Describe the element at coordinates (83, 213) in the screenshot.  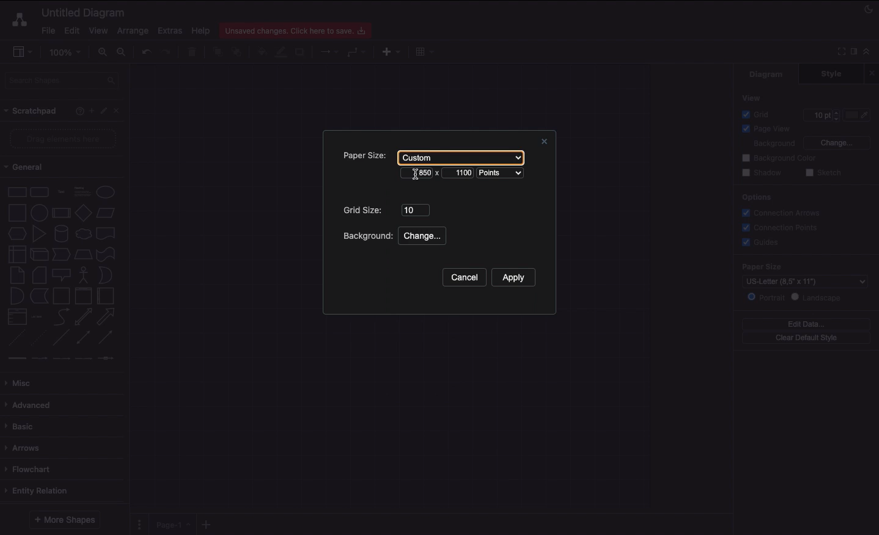
I see `Diamond` at that location.